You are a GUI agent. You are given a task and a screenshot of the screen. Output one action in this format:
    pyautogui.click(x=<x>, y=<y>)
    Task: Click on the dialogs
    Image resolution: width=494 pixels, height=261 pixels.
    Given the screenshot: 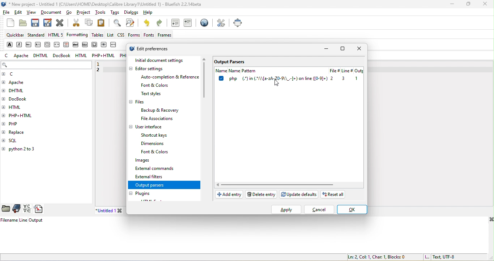 What is the action you would take?
    pyautogui.click(x=130, y=13)
    